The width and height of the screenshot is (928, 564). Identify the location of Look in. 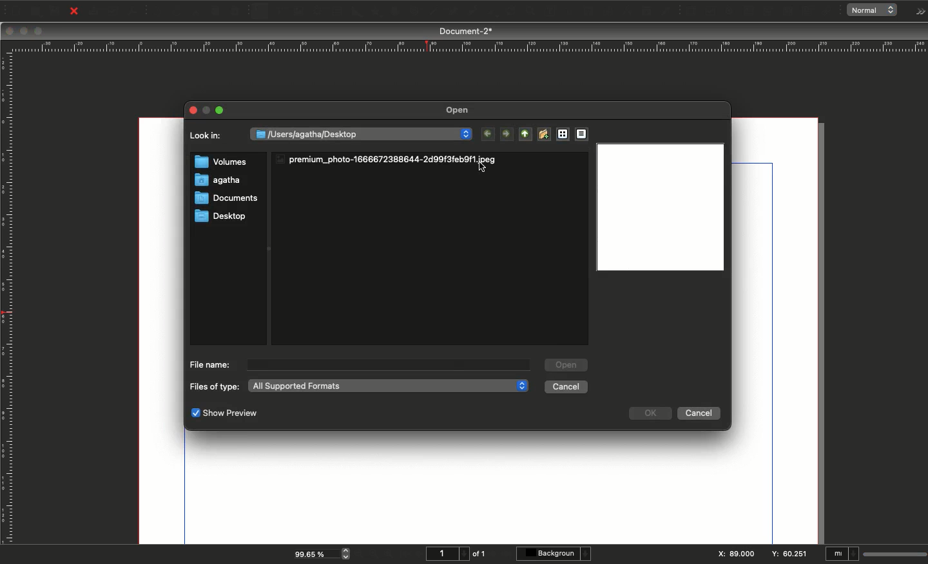
(208, 139).